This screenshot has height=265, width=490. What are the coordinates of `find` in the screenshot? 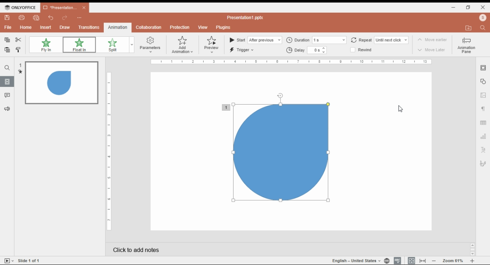 It's located at (7, 68).